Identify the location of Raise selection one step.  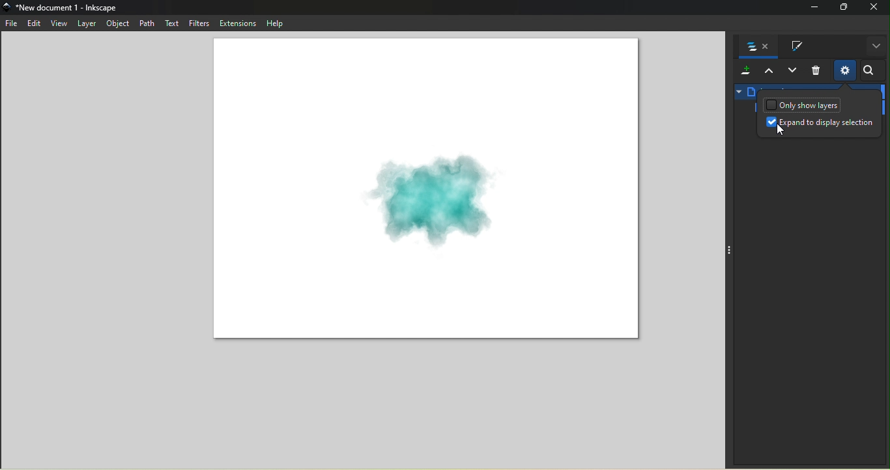
(769, 72).